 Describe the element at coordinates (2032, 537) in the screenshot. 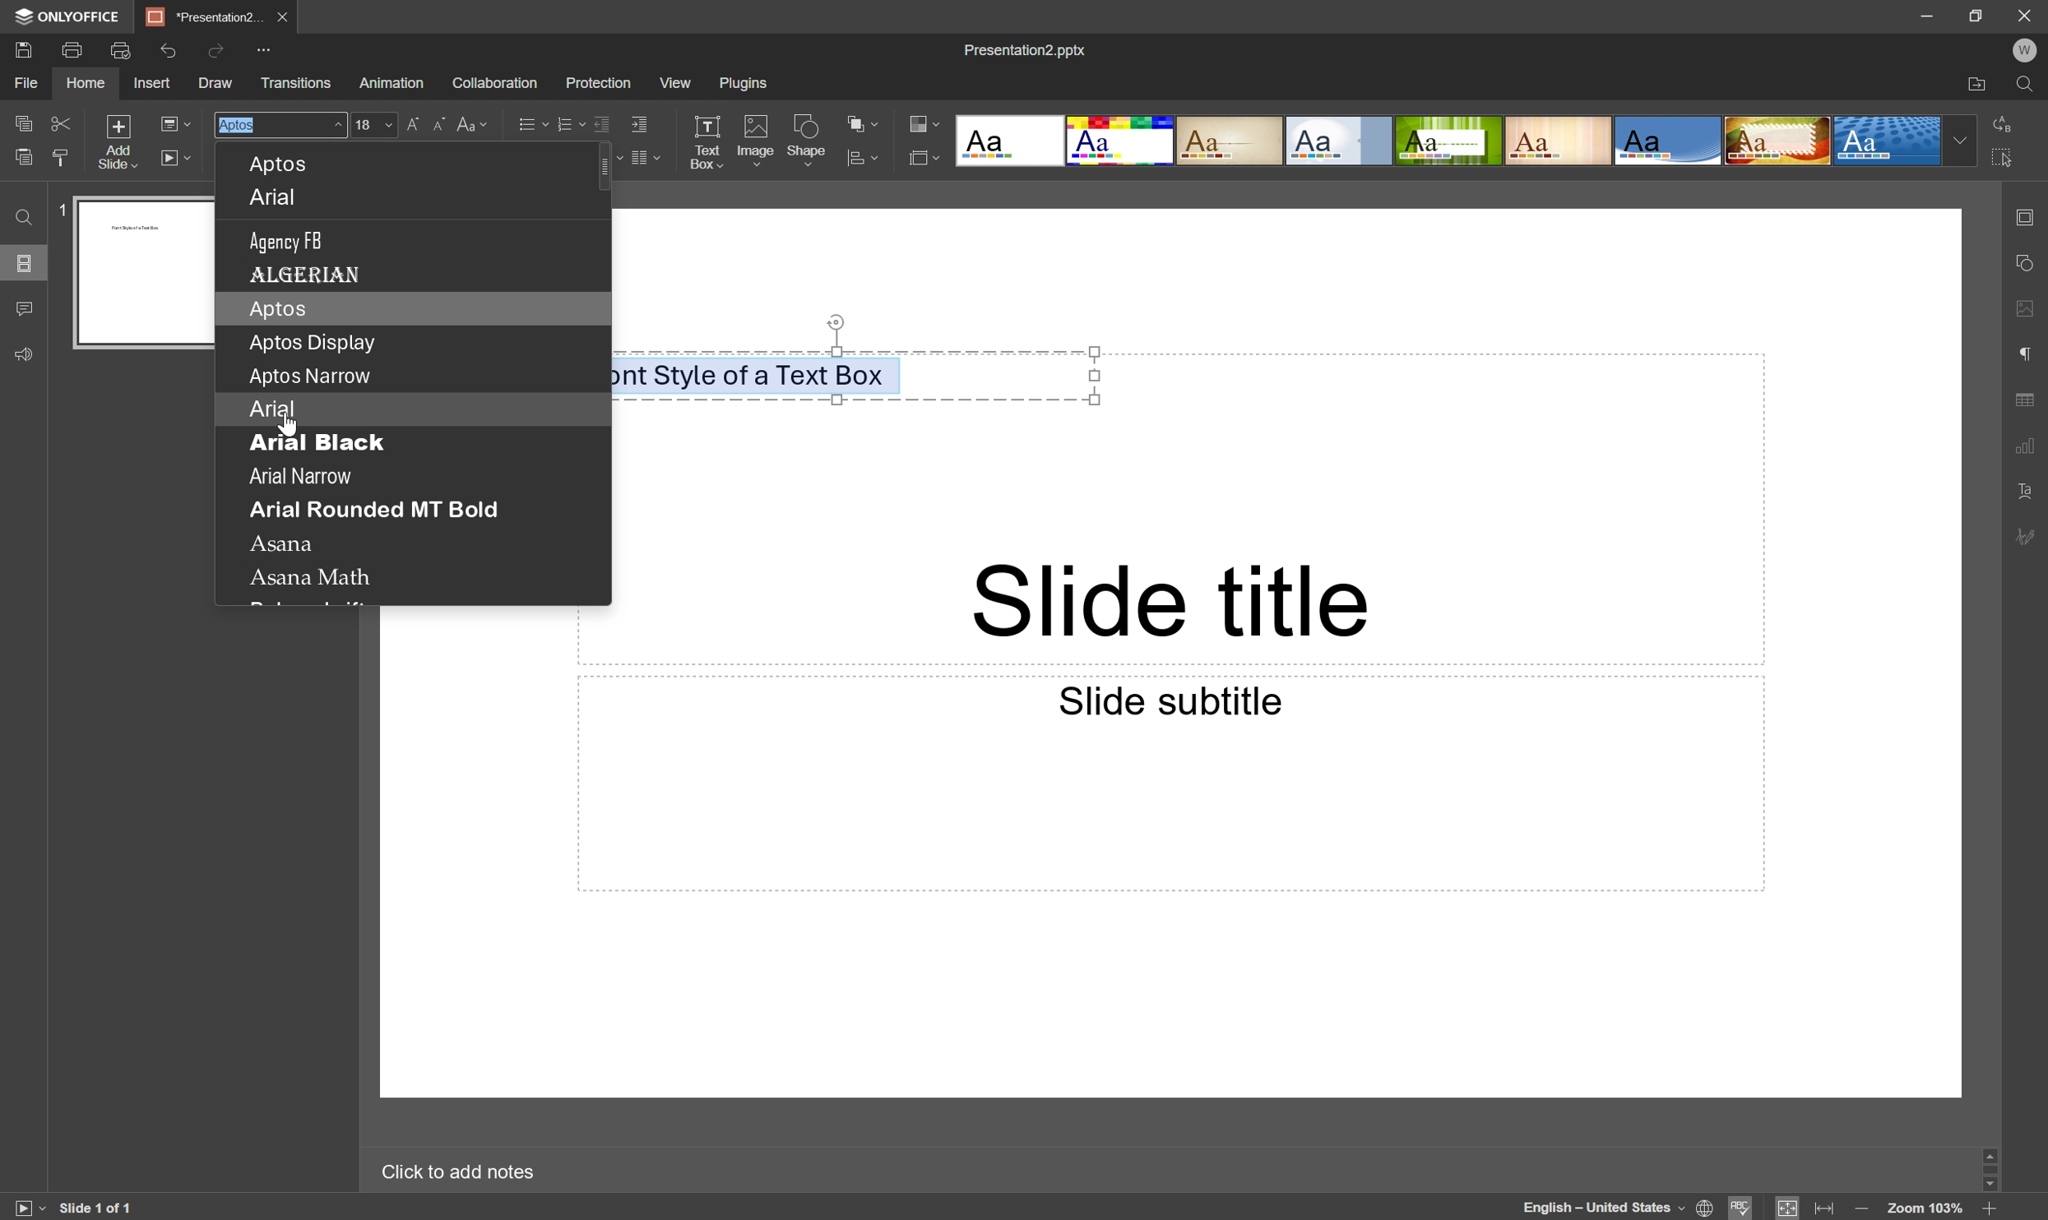

I see `Signature settings` at that location.